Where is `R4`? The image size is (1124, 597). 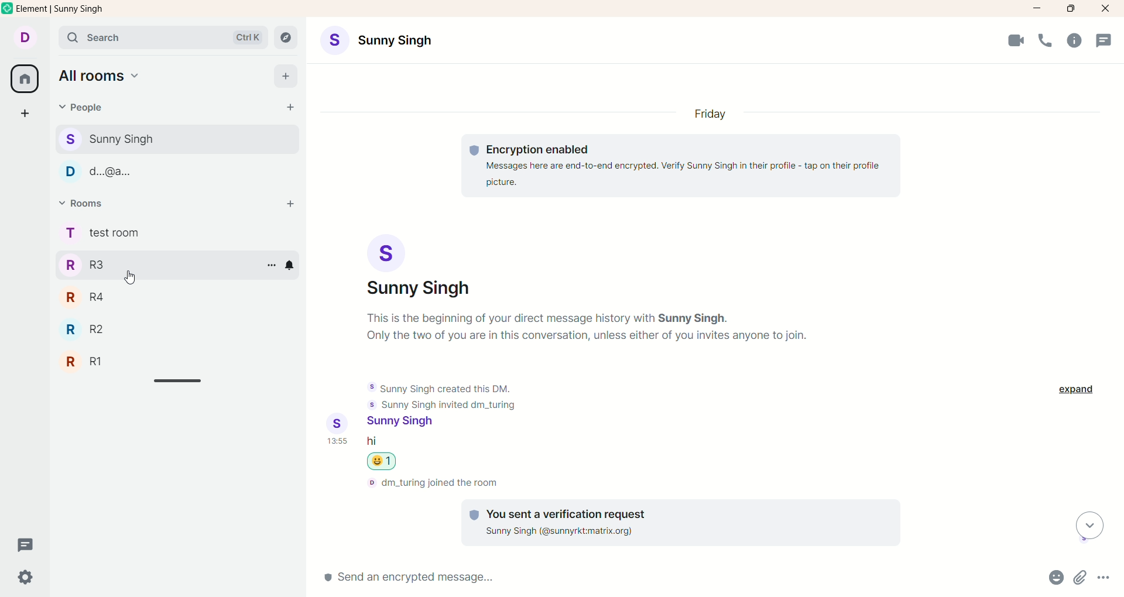
R4 is located at coordinates (88, 300).